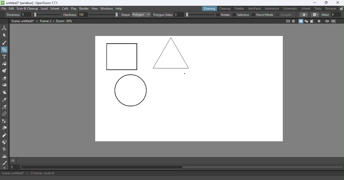 Image resolution: width=344 pixels, height=180 pixels. What do you see at coordinates (290, 9) in the screenshot?
I see `Schematic` at bounding box center [290, 9].